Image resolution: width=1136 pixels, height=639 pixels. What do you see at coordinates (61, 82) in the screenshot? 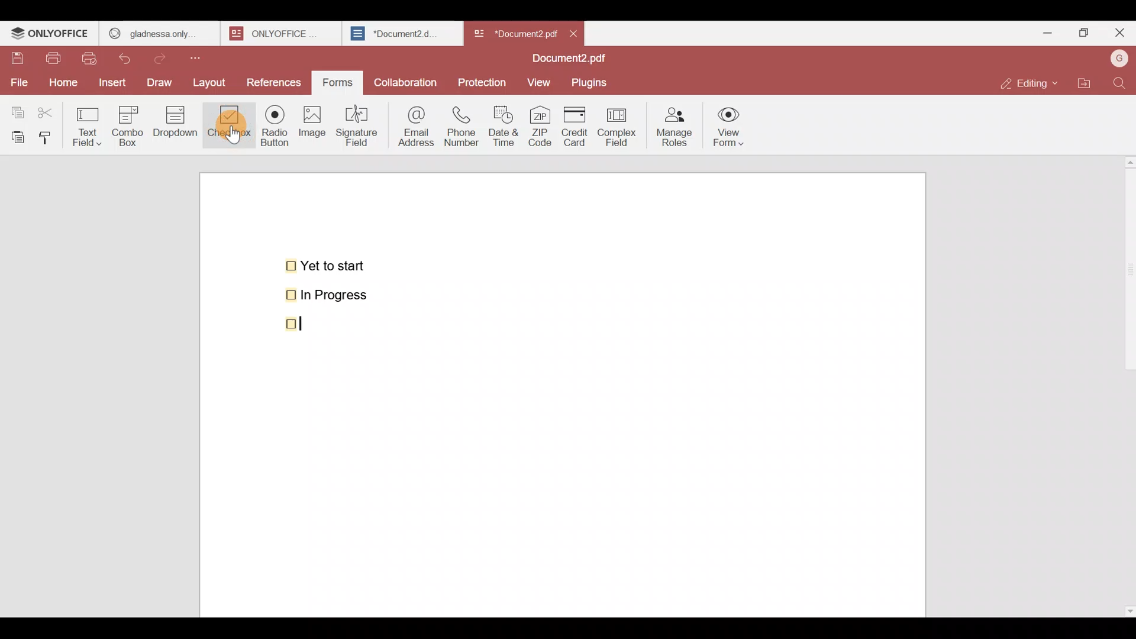
I see `Home` at bounding box center [61, 82].